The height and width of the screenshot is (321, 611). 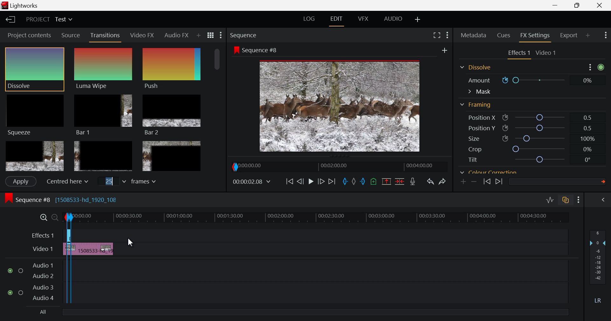 I want to click on Saturation, so click(x=526, y=162).